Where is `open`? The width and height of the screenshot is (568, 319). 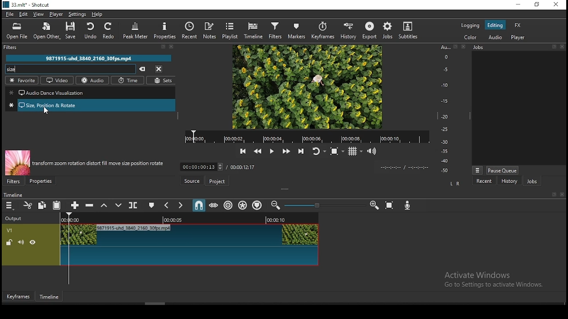
open is located at coordinates (18, 32).